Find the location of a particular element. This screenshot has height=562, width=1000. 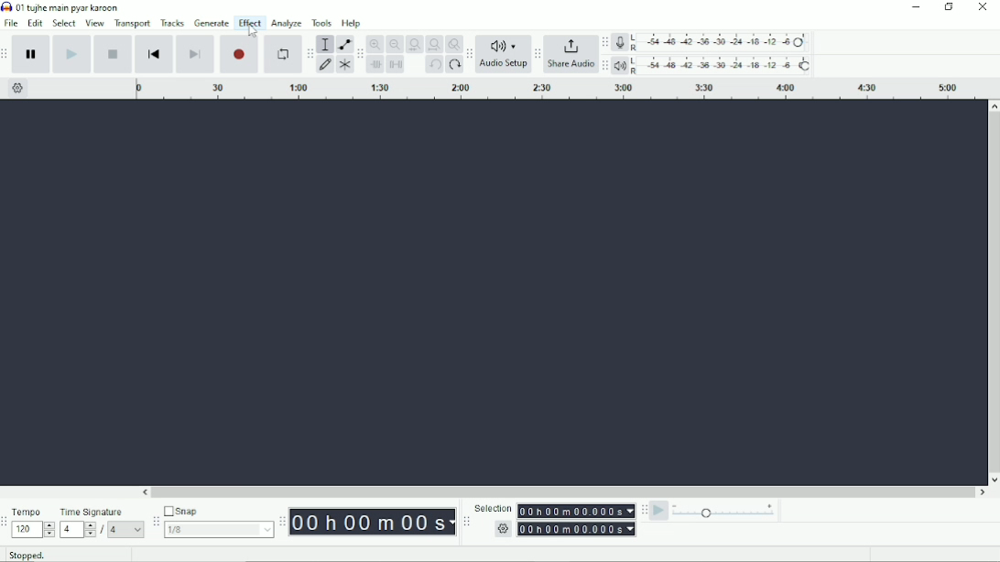

Selection tool is located at coordinates (325, 44).